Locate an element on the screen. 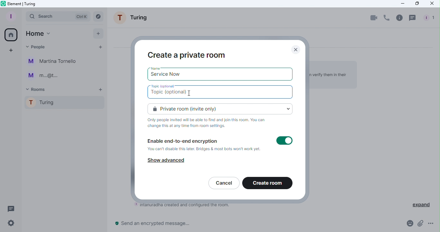  Close is located at coordinates (432, 5).